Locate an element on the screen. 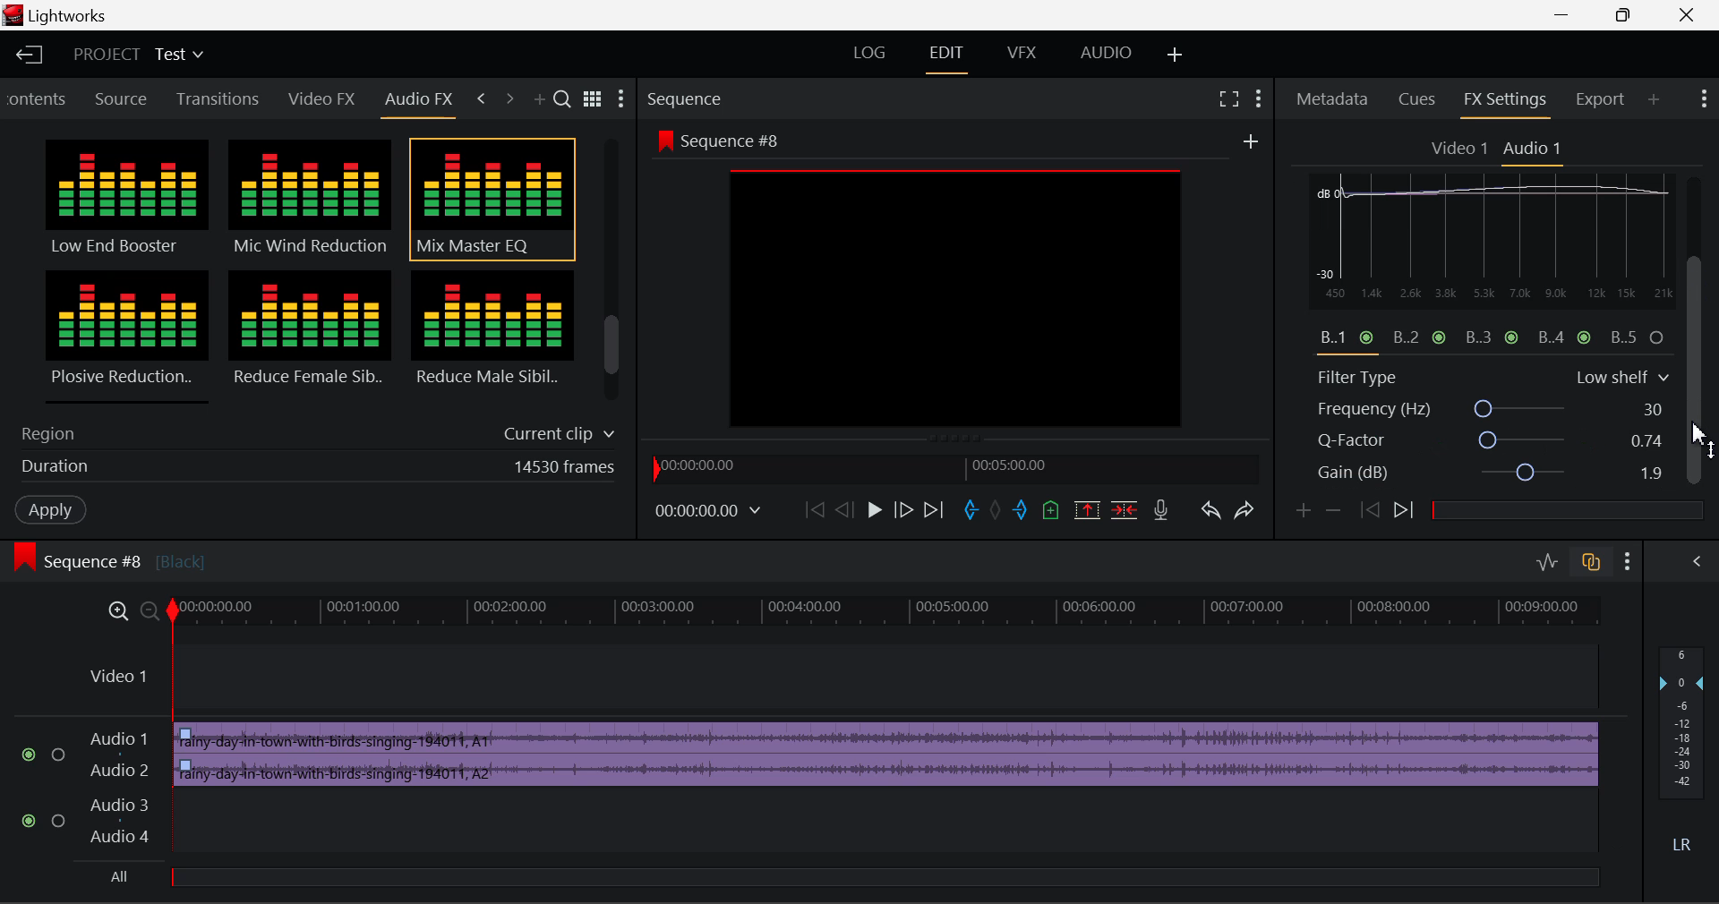 This screenshot has width=1719, height=904. Video 1 is located at coordinates (1460, 149).